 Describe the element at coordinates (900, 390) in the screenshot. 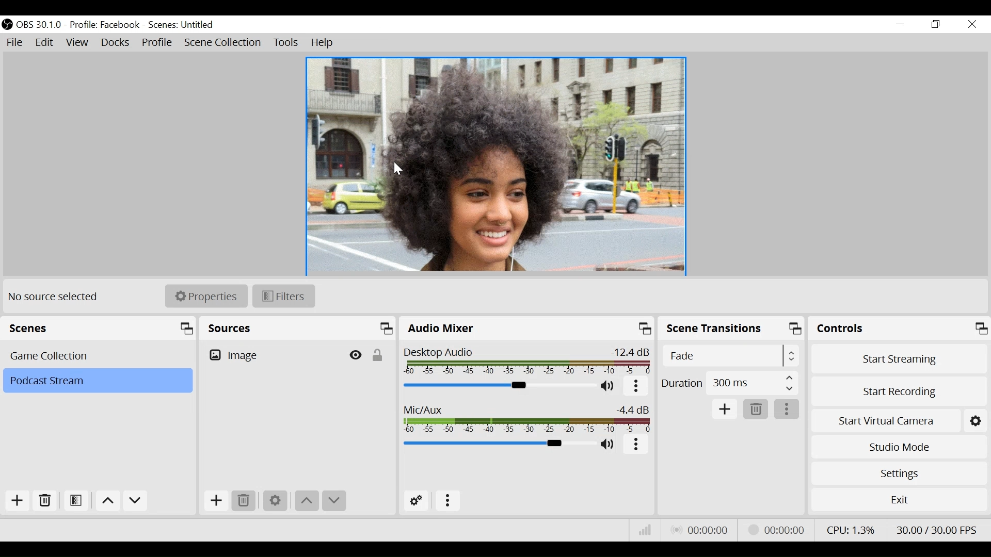

I see `Start Recording` at that location.